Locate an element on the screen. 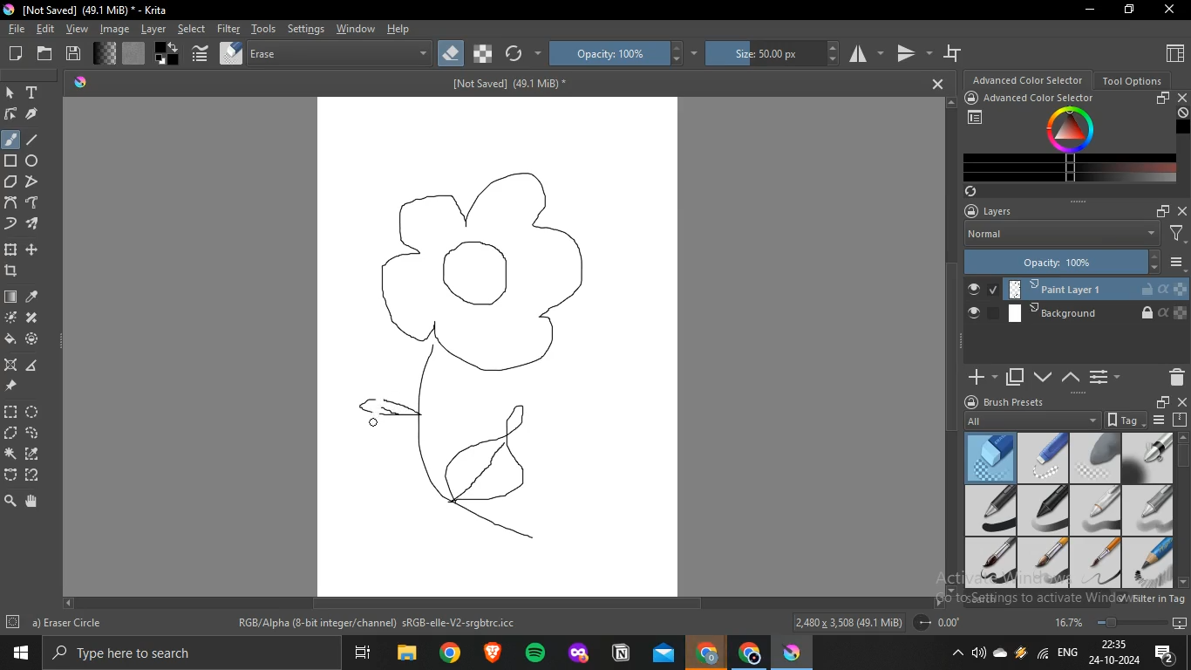 The width and height of the screenshot is (1191, 670). move a layer is located at coordinates (31, 251).